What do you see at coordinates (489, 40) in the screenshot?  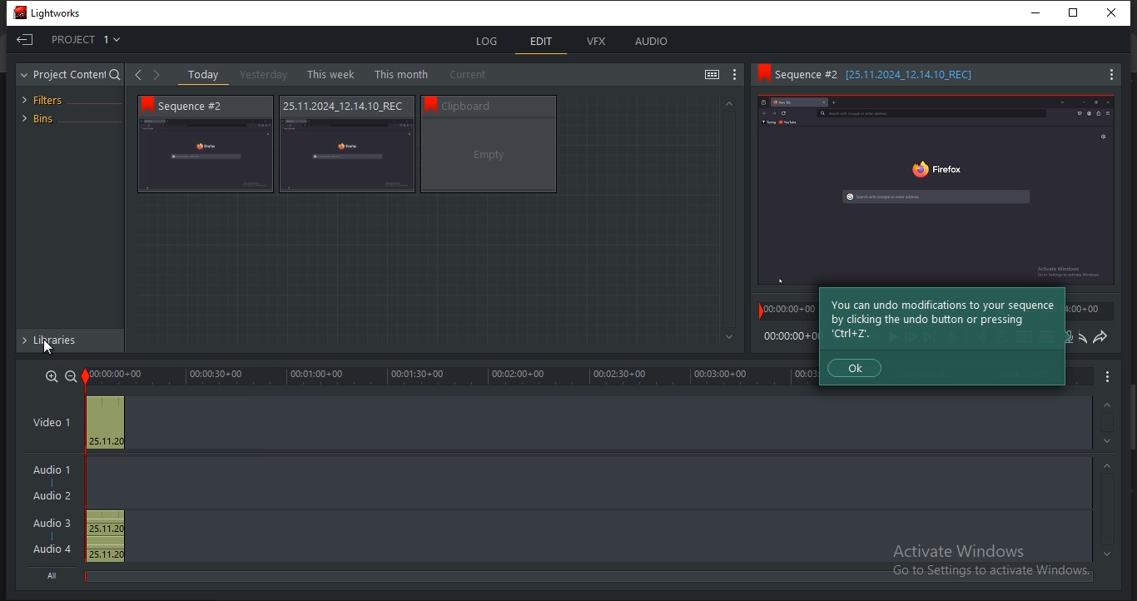 I see `log` at bounding box center [489, 40].